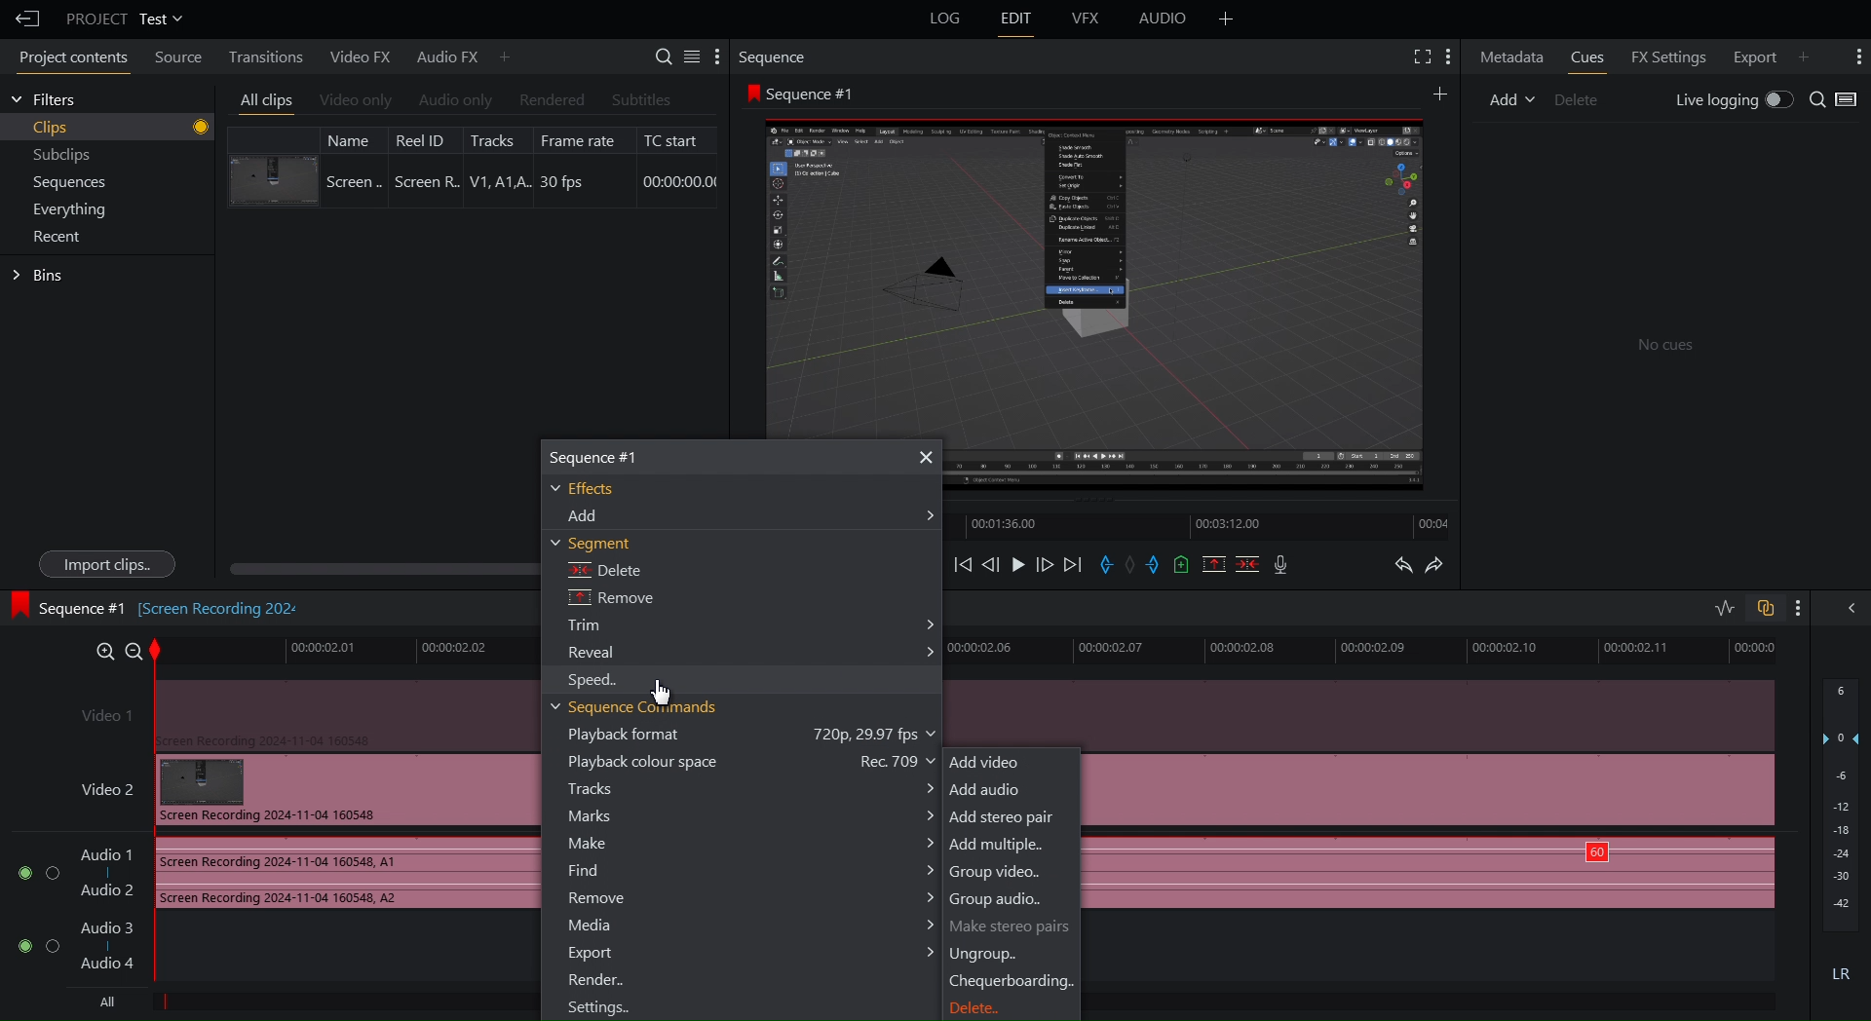  Describe the element at coordinates (1842, 835) in the screenshot. I see `Audio Level` at that location.